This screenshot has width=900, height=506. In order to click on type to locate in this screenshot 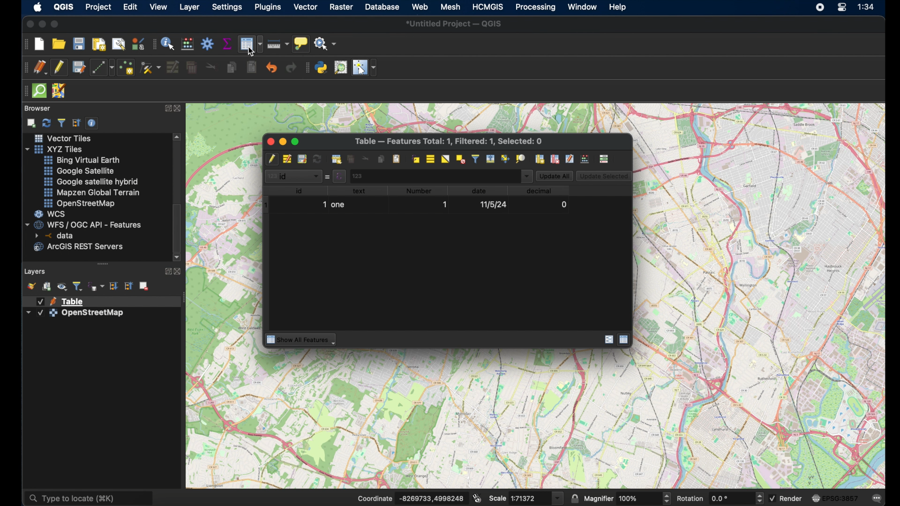, I will do `click(89, 495)`.